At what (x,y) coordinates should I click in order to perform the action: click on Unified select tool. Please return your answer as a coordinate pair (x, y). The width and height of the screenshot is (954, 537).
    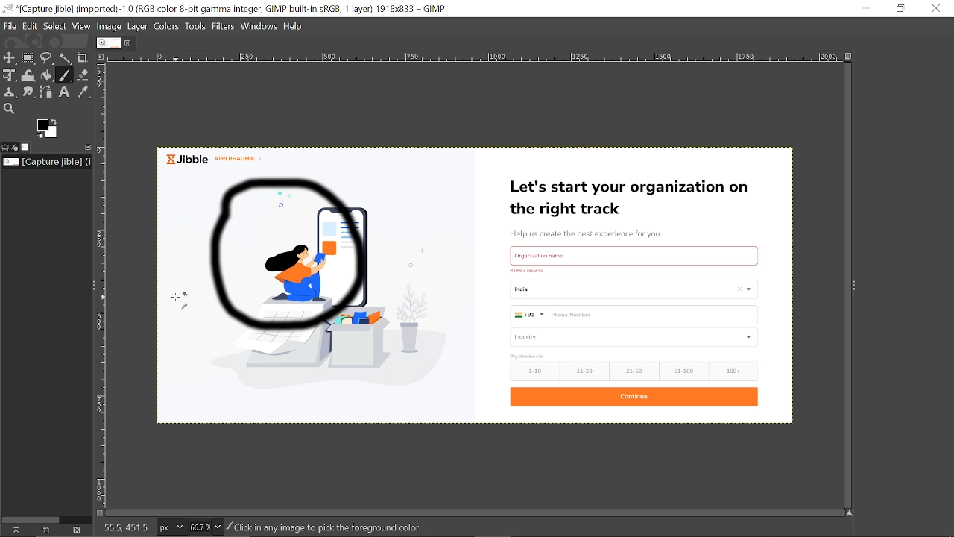
    Looking at the image, I should click on (10, 75).